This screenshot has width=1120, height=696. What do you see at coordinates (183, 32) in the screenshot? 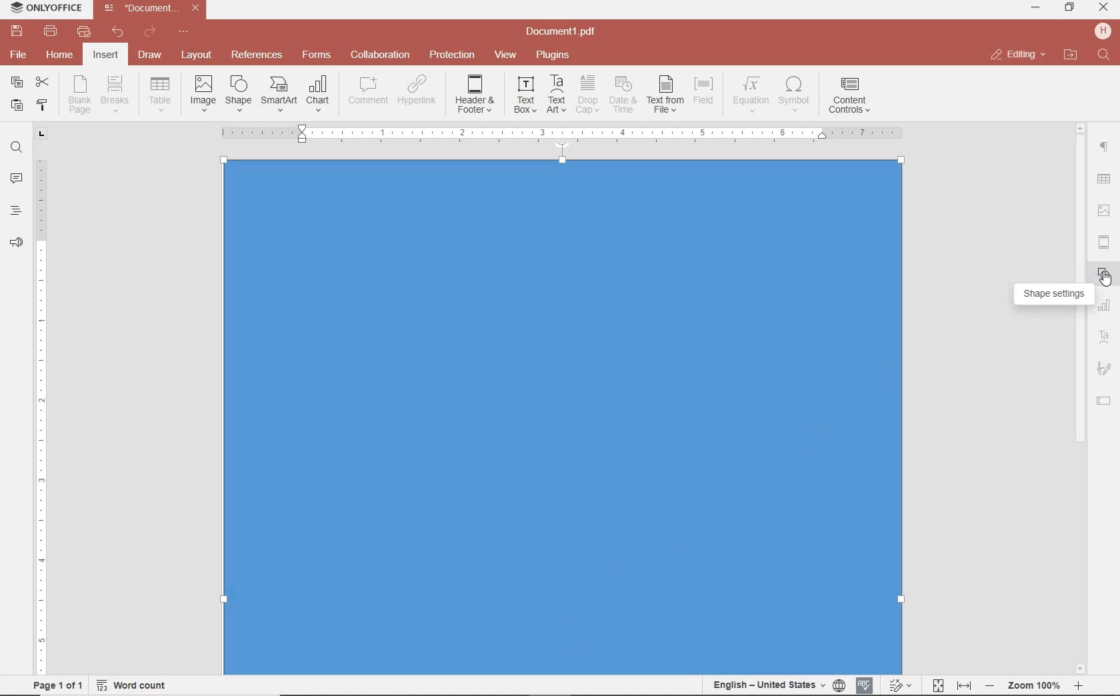
I see `customize quick access toolbar` at bounding box center [183, 32].